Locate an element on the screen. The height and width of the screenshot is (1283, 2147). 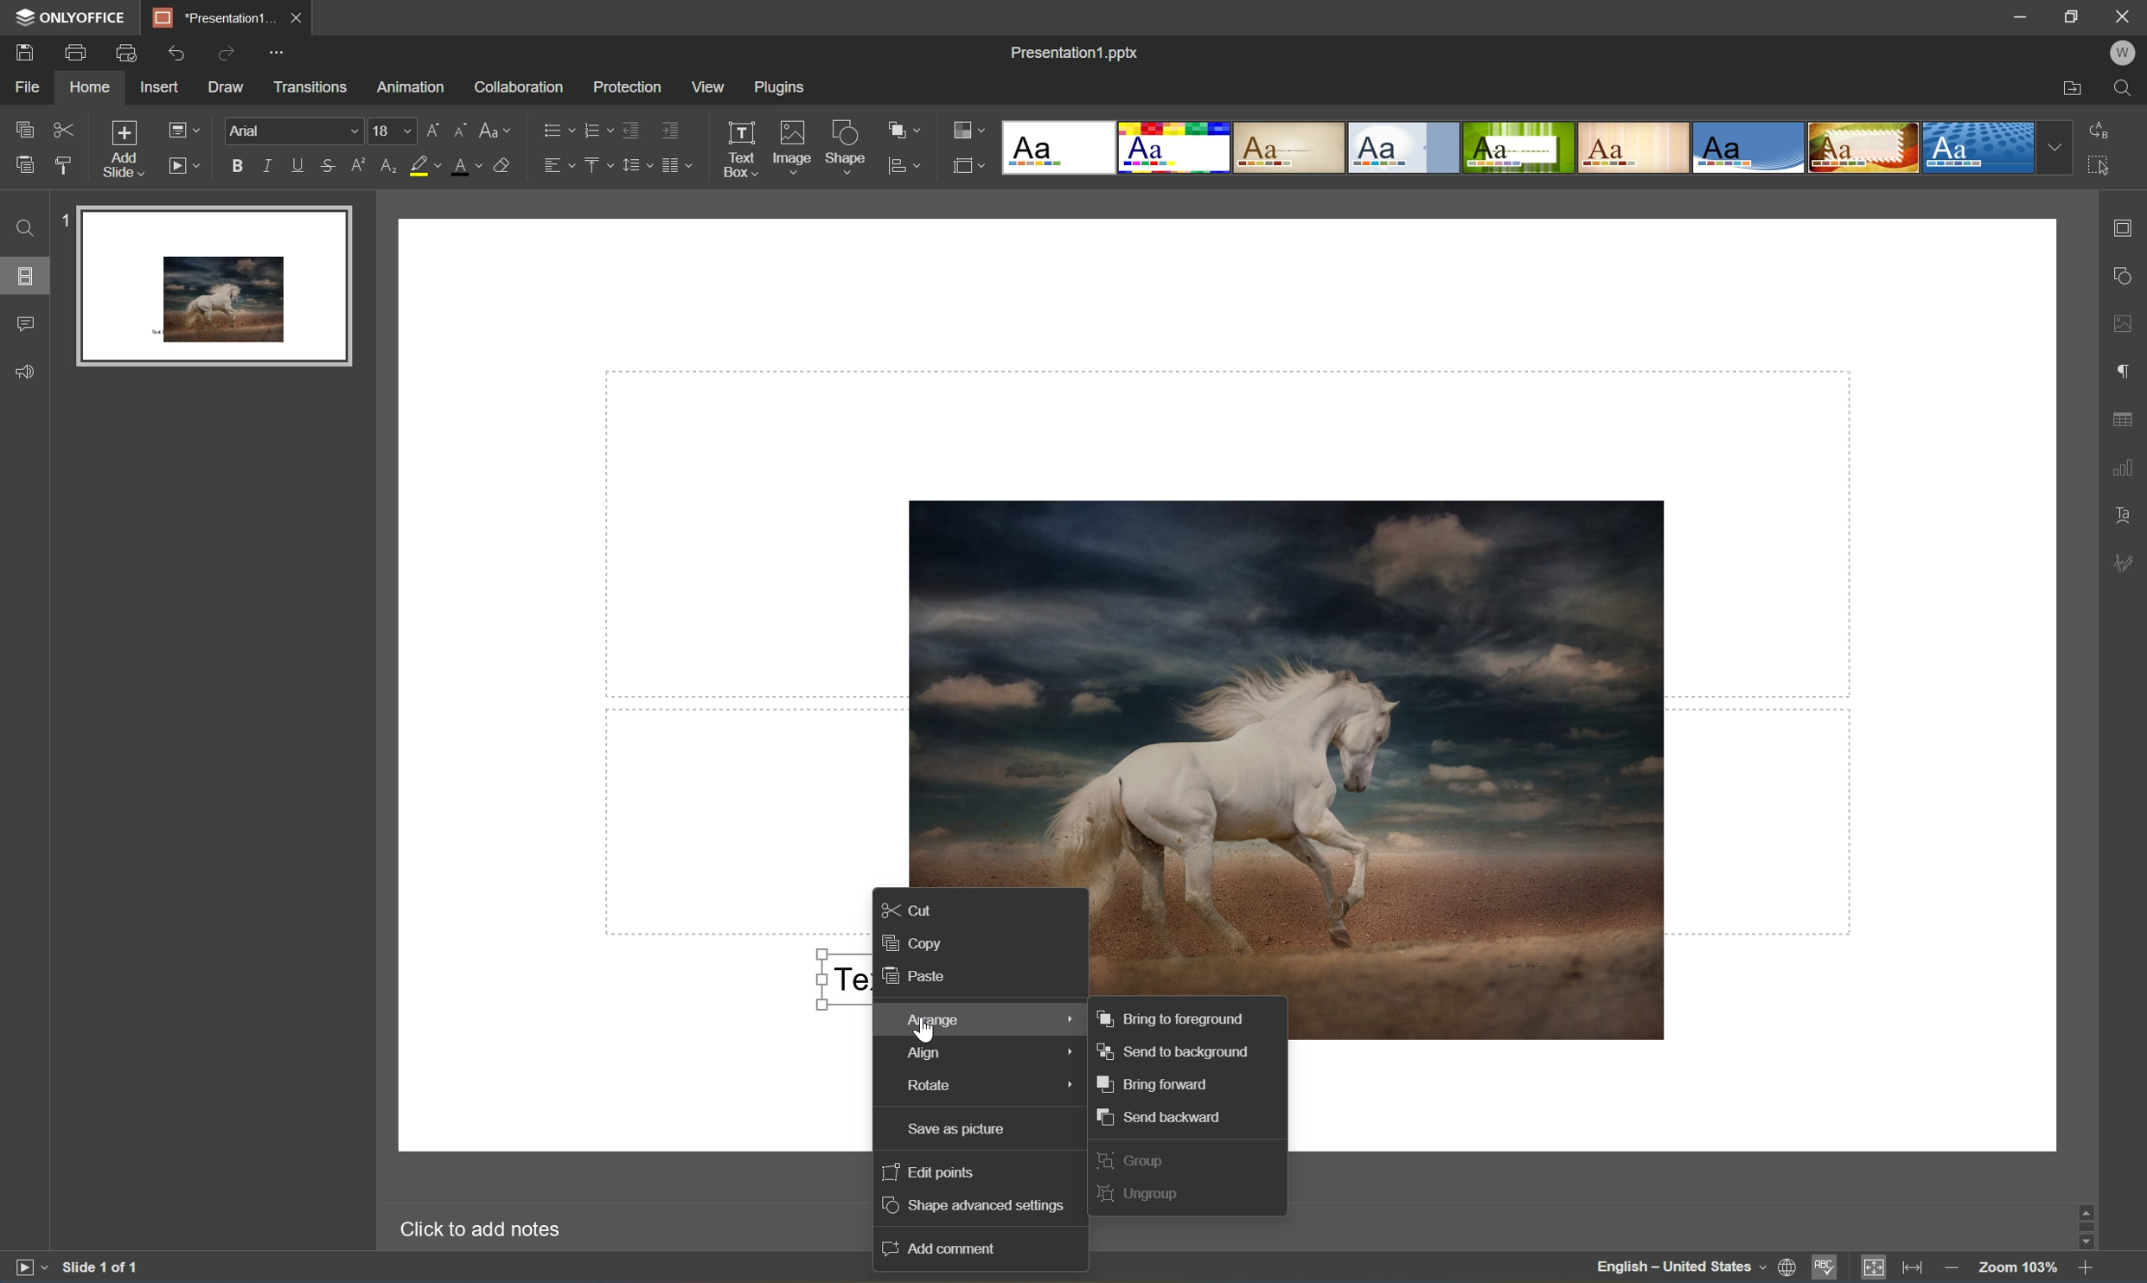
Text Box is located at coordinates (738, 149).